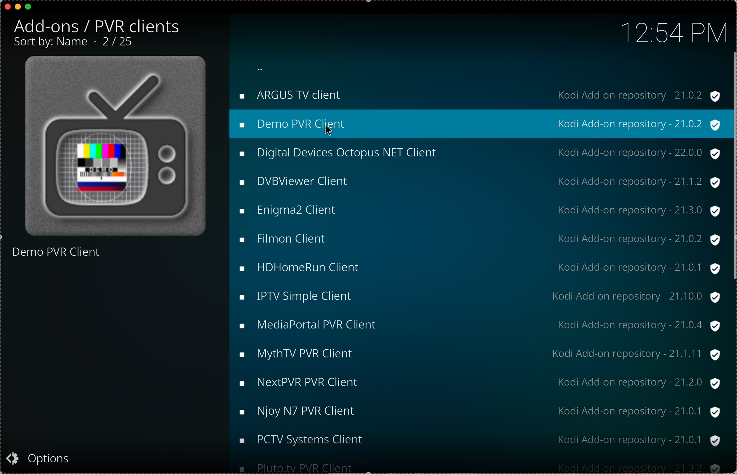 Image resolution: width=737 pixels, height=474 pixels. I want to click on maximize, so click(29, 9).